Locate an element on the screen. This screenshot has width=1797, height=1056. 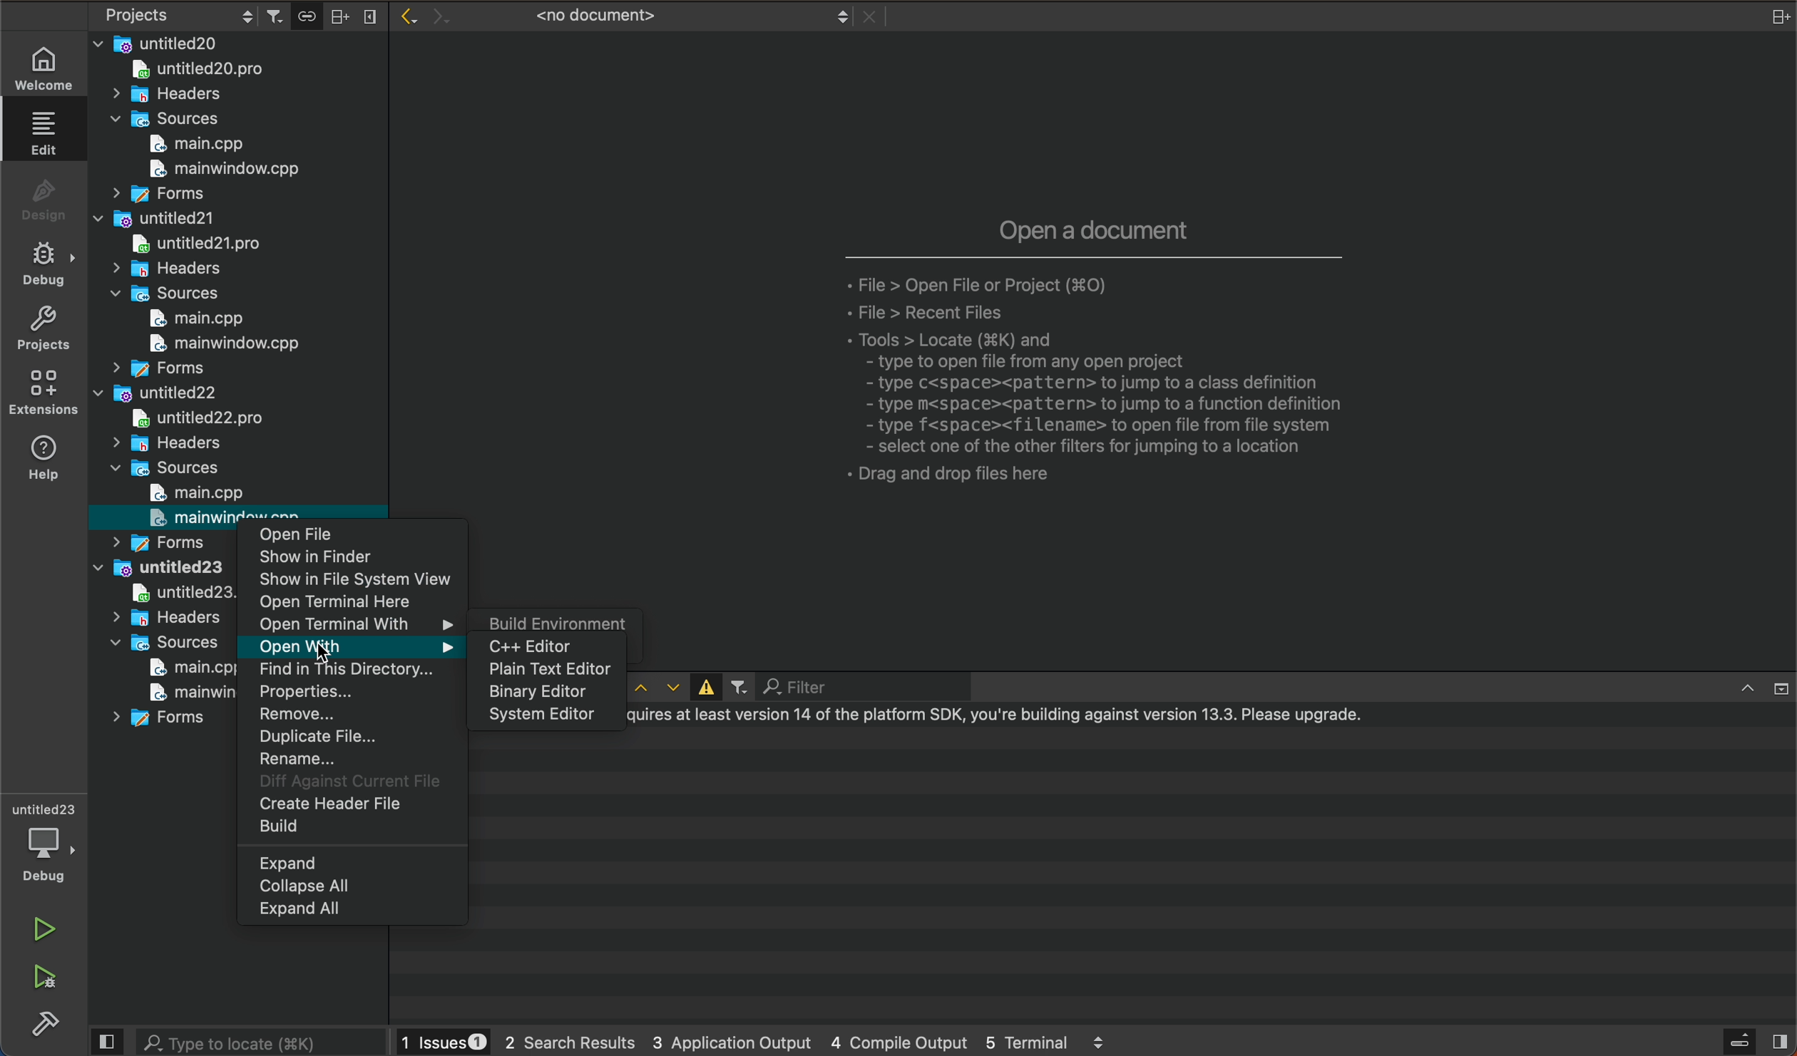
arrows is located at coordinates (655, 688).